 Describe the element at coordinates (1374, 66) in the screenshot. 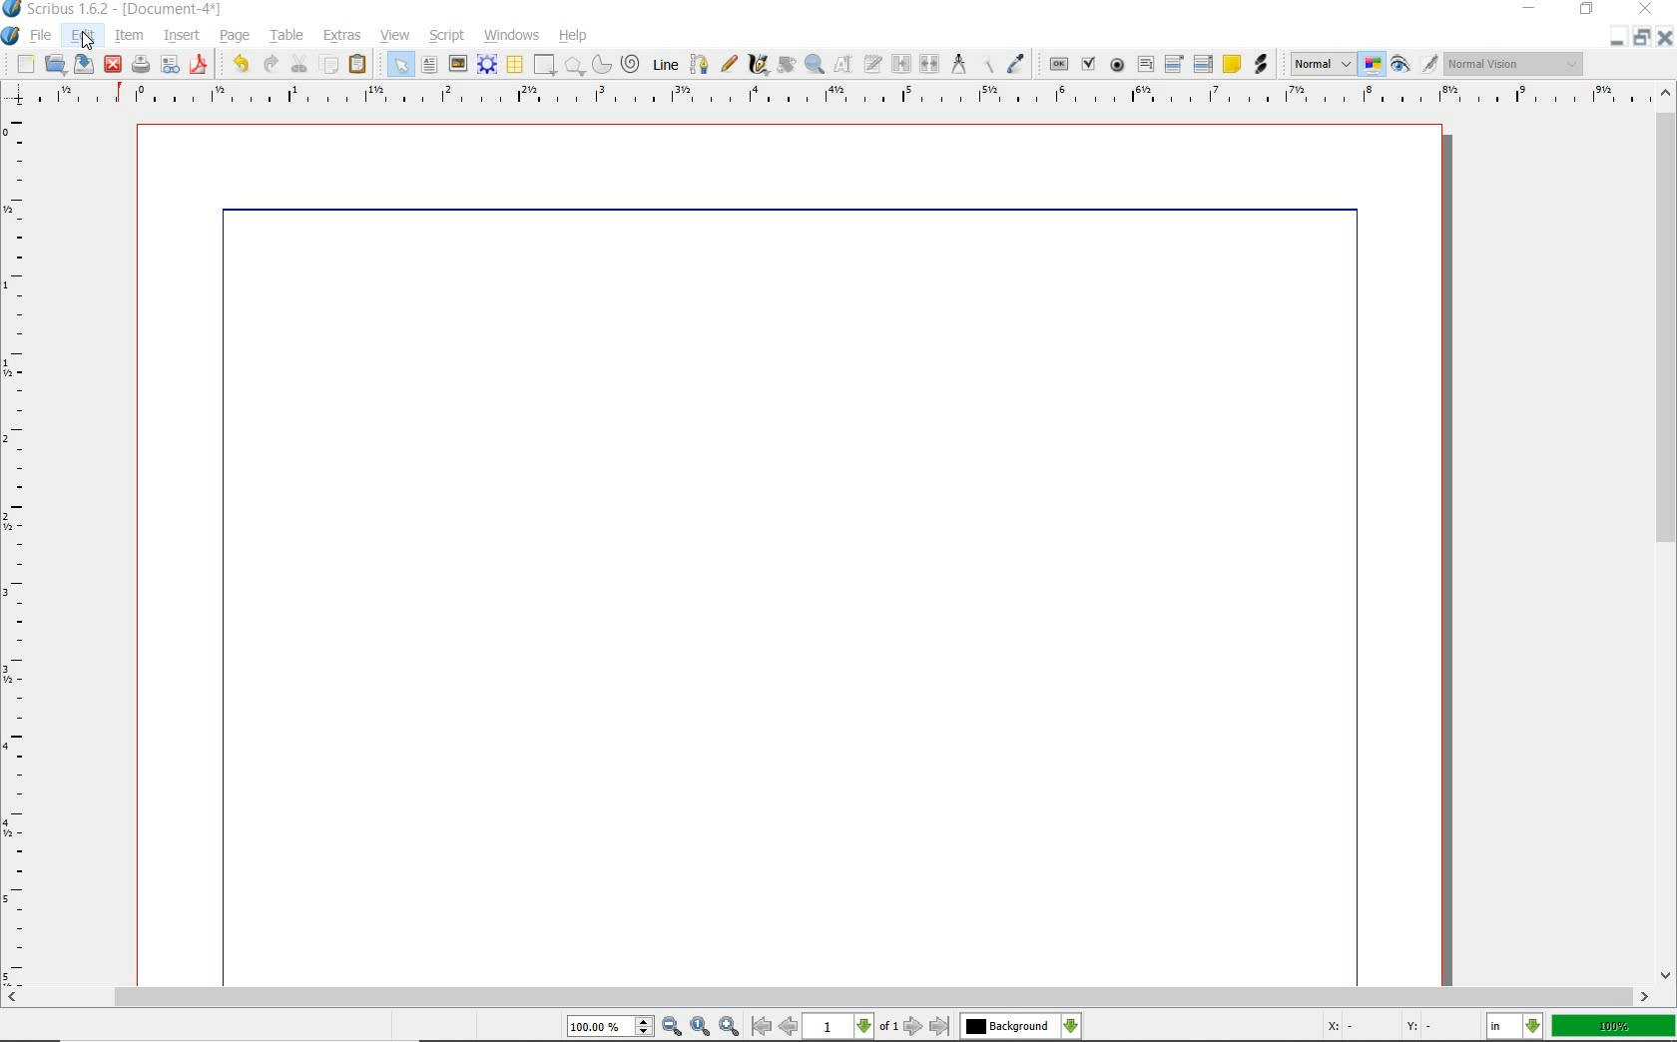

I see `toggle color management` at that location.